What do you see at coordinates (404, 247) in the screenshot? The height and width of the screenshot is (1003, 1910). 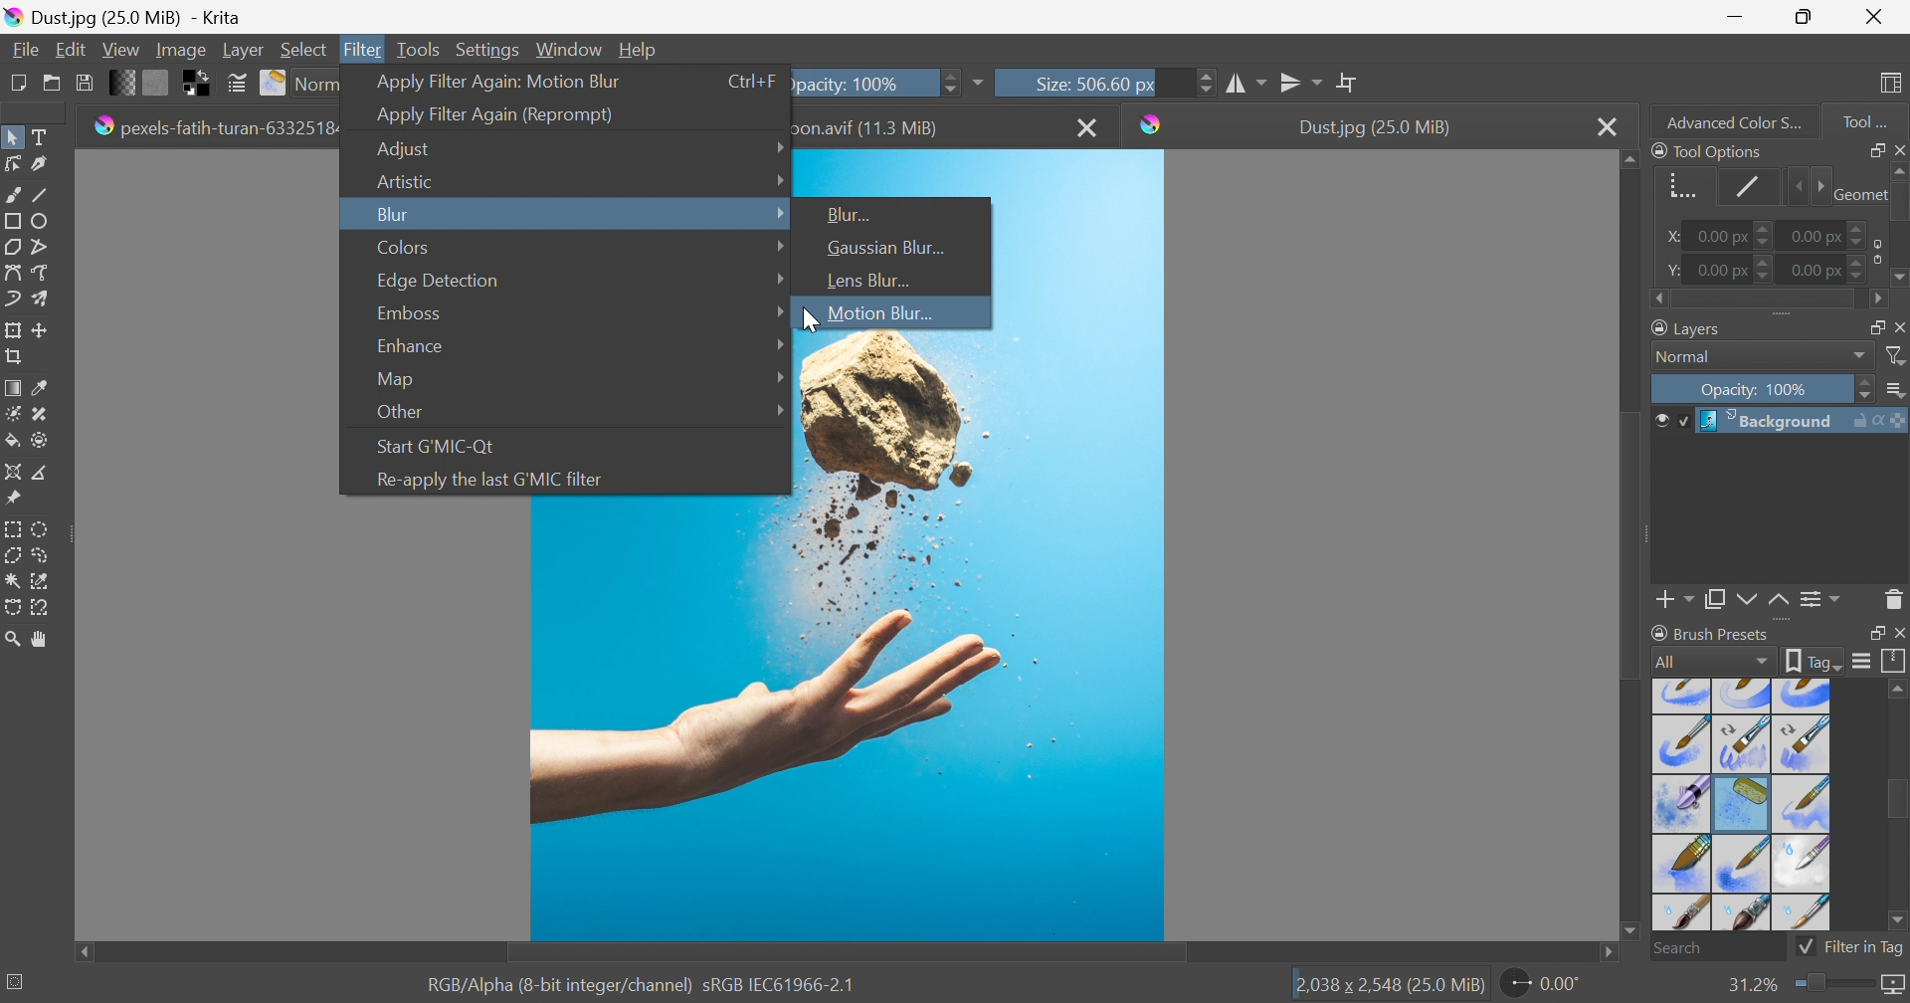 I see `Colors` at bounding box center [404, 247].